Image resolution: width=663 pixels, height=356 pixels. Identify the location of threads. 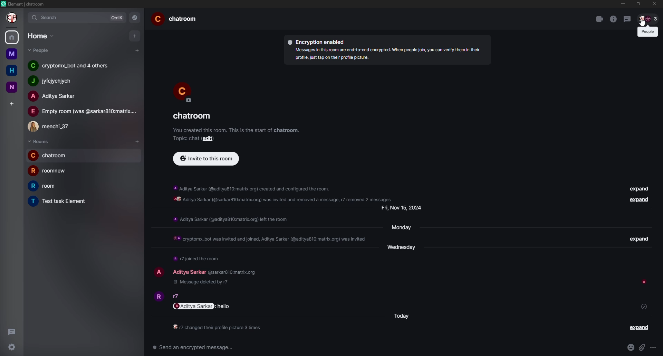
(10, 331).